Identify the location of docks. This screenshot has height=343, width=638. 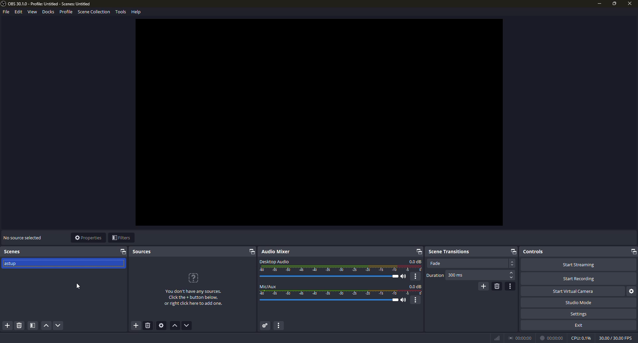
(49, 12).